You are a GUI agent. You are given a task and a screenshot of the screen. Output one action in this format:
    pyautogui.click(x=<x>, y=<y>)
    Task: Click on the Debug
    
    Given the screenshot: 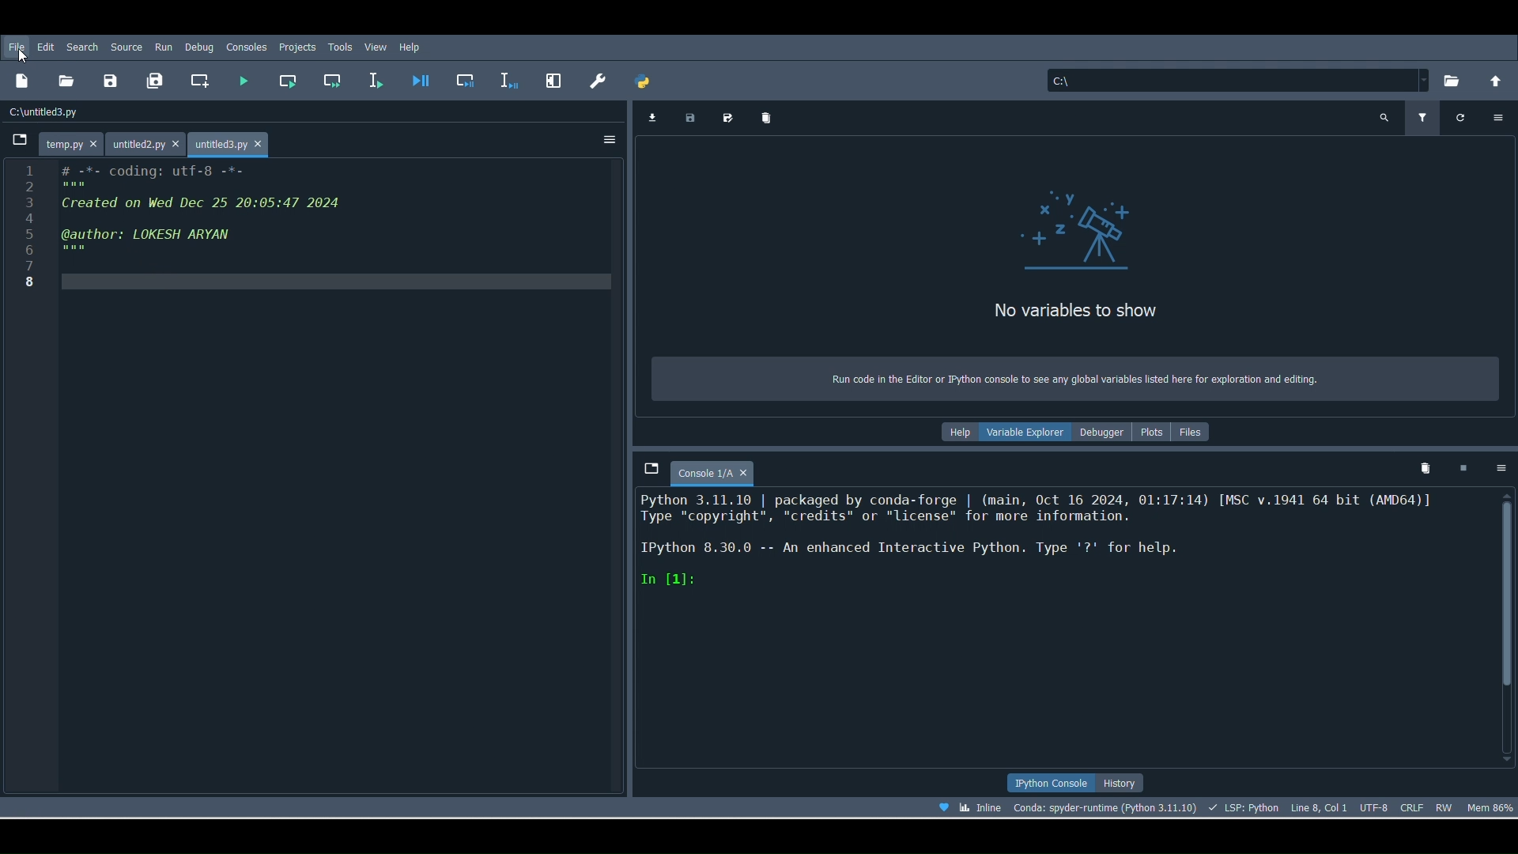 What is the action you would take?
    pyautogui.click(x=198, y=47)
    